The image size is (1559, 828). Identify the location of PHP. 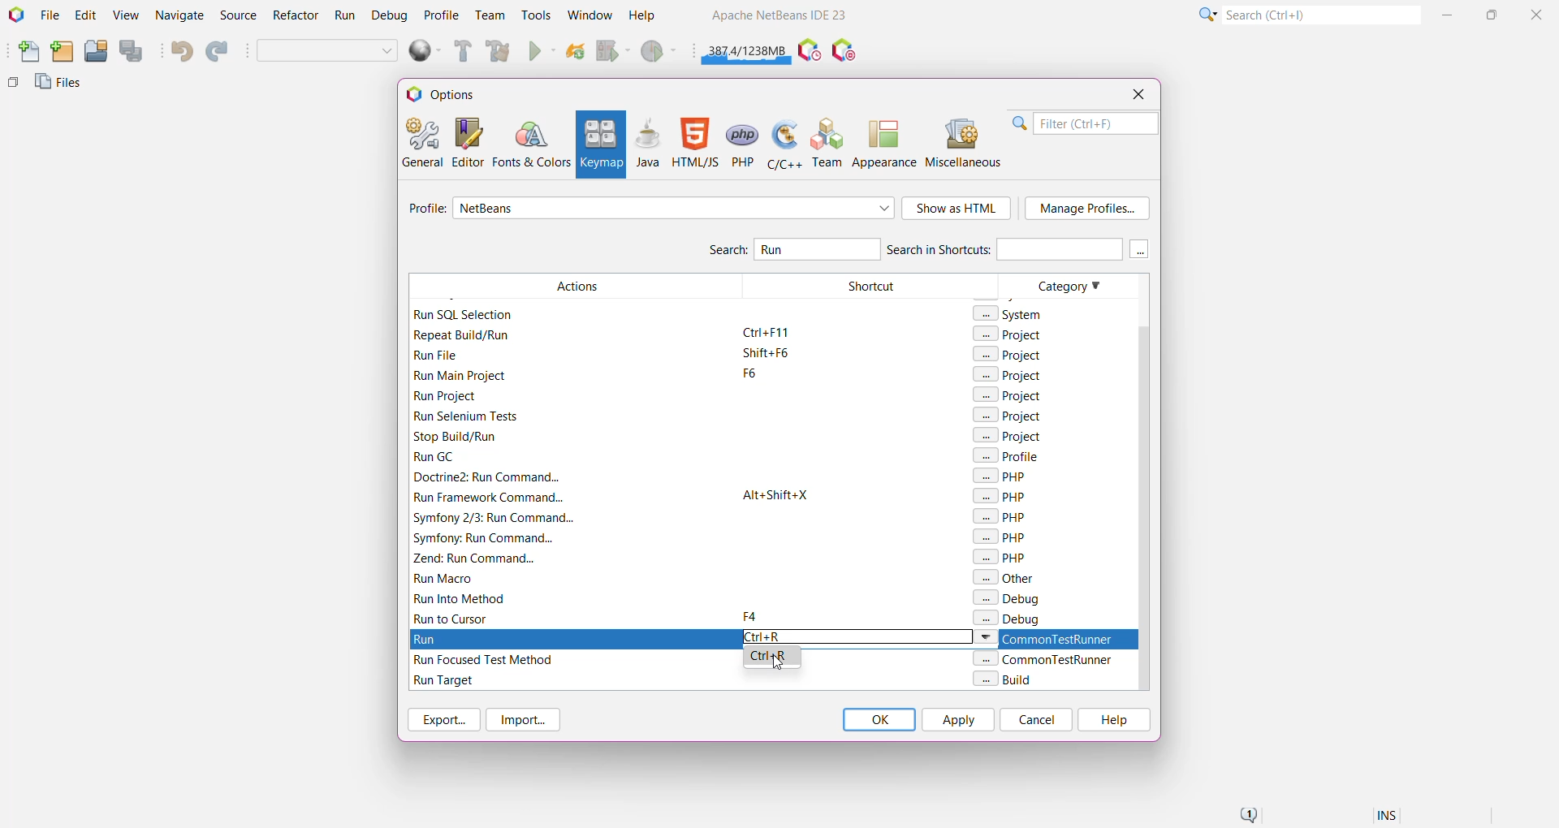
(744, 143).